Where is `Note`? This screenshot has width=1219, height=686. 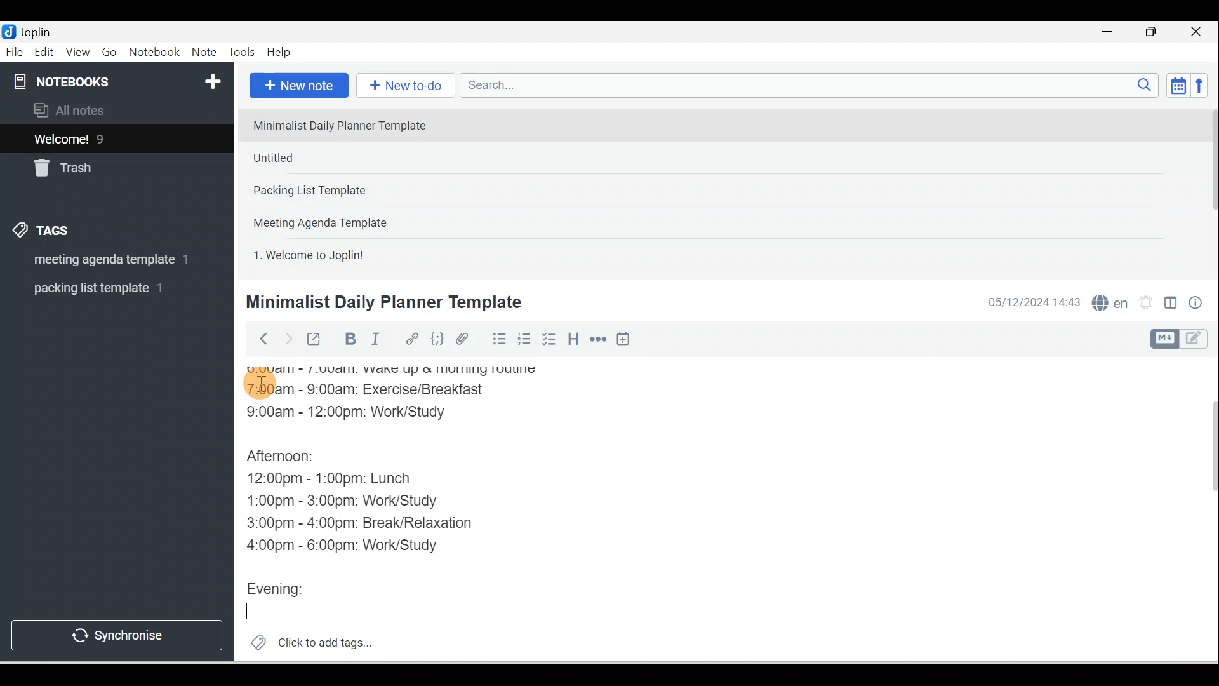
Note is located at coordinates (203, 53).